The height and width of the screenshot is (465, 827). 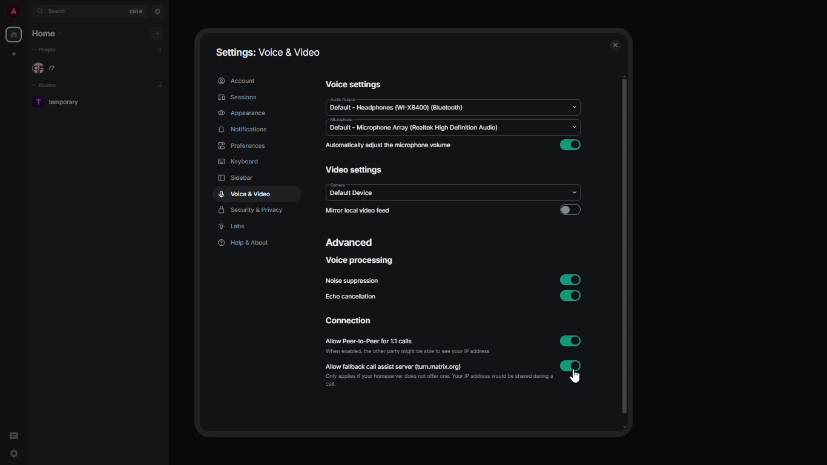 I want to click on rooms, so click(x=47, y=86).